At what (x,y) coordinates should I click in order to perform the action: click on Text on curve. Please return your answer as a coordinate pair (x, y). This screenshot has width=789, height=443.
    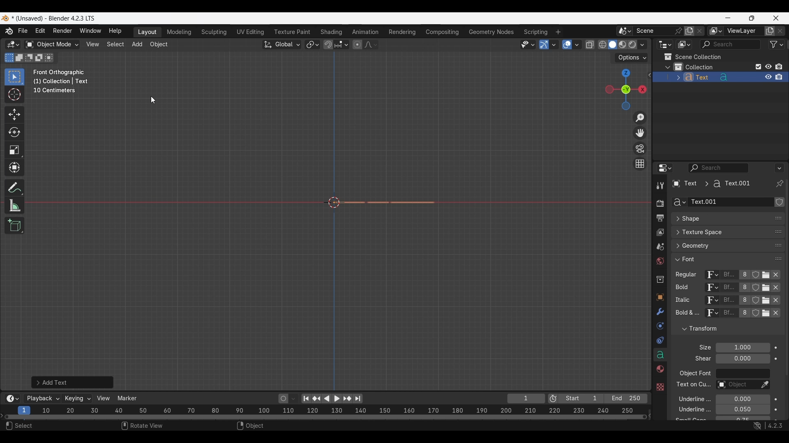
    Looking at the image, I should click on (736, 385).